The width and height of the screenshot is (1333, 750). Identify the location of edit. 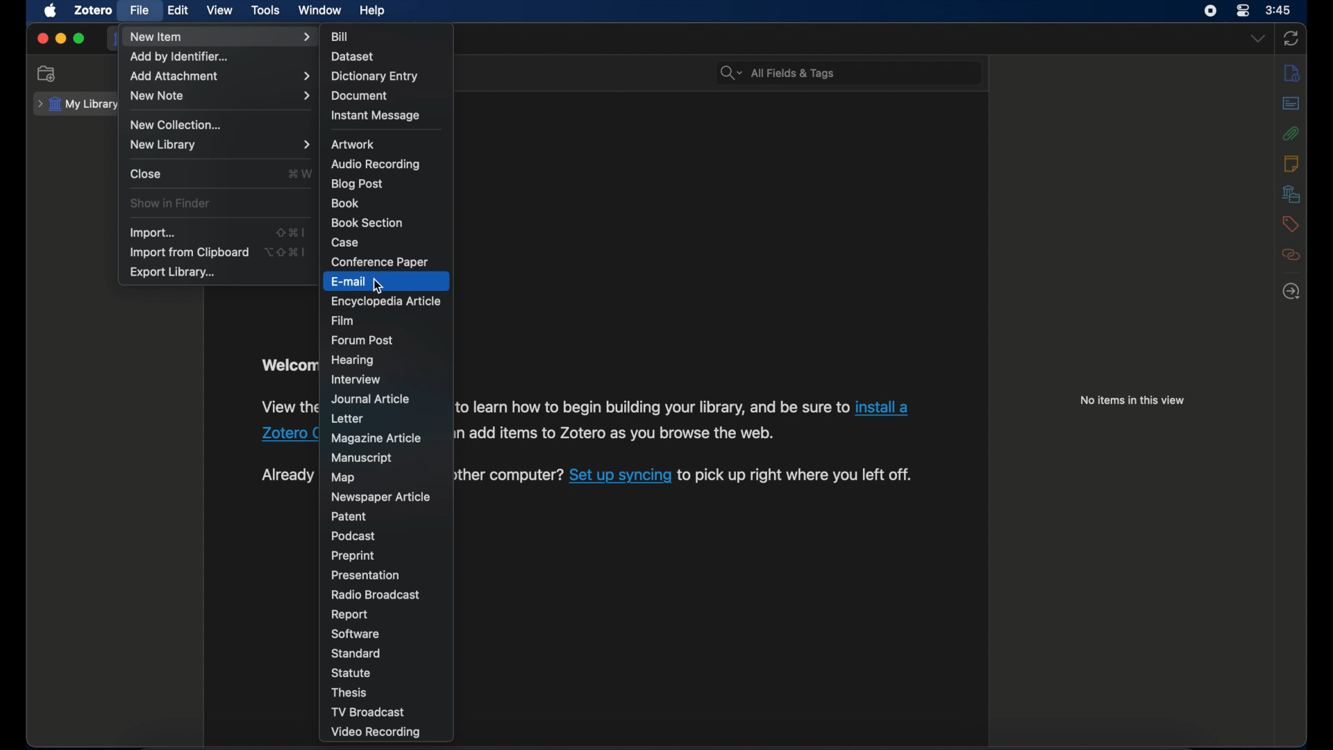
(179, 11).